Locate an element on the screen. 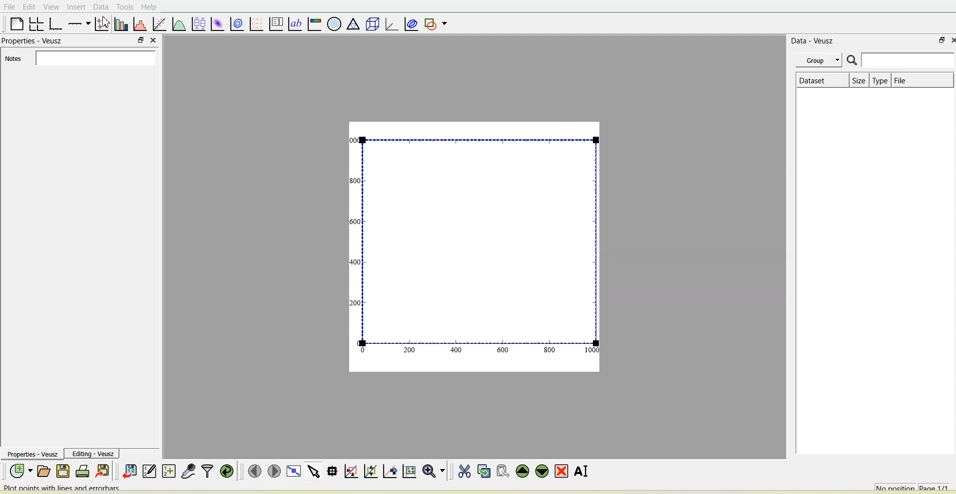 The image size is (956, 494). float panel is located at coordinates (939, 40).